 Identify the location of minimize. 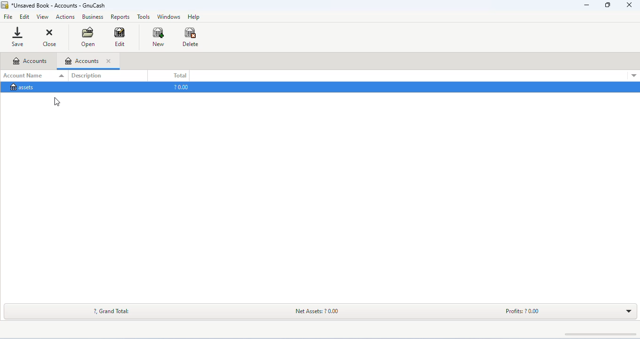
(587, 6).